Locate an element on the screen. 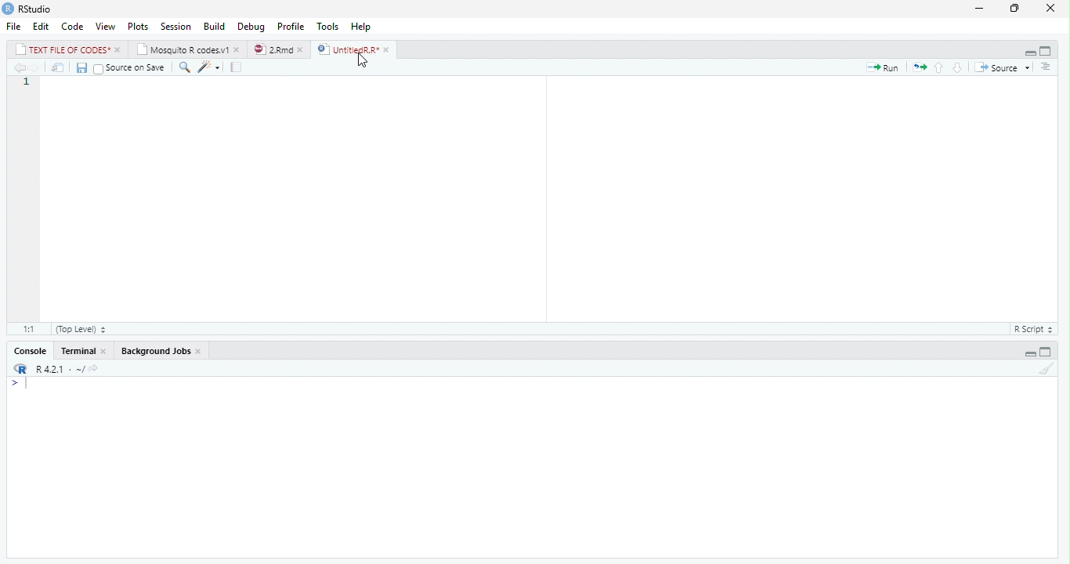 The image size is (1070, 564). Mouse Cursor is located at coordinates (363, 61).